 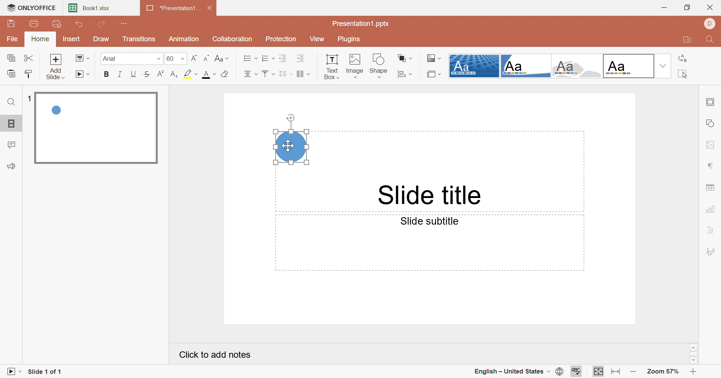 I want to click on Cursor, so click(x=288, y=146).